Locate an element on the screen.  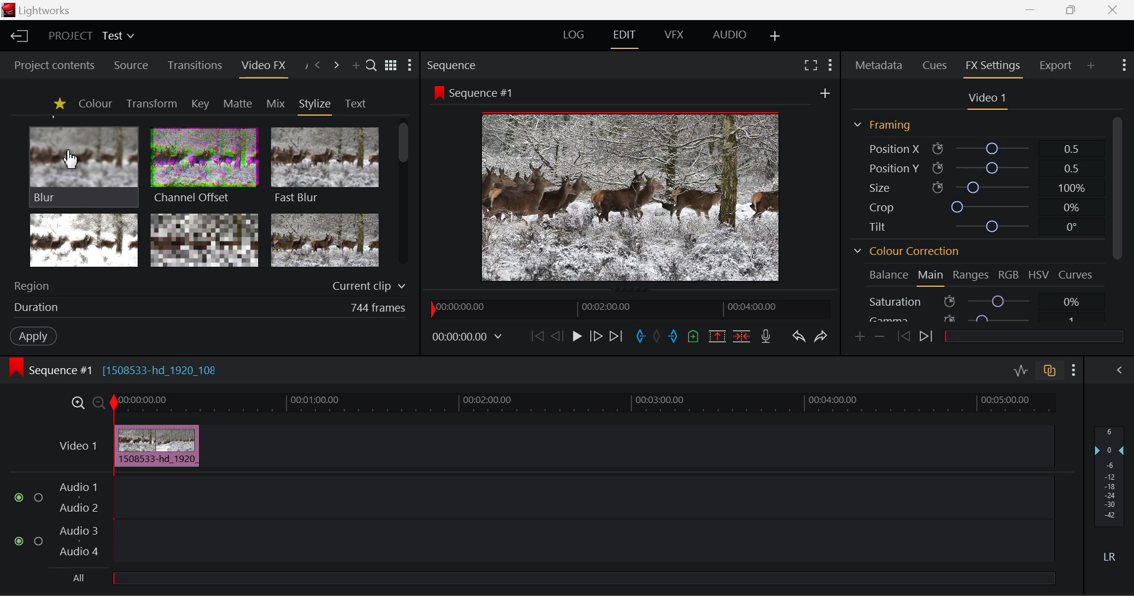
Frame Time is located at coordinates (468, 336).